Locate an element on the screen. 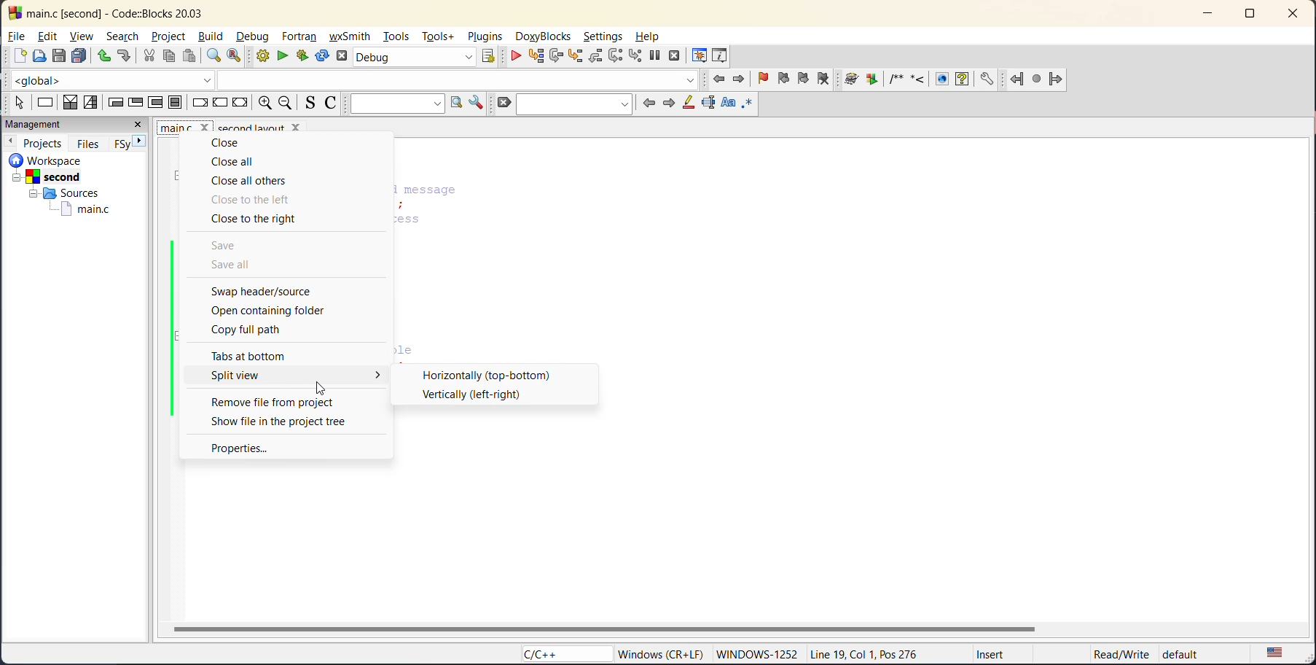  replace is located at coordinates (230, 57).